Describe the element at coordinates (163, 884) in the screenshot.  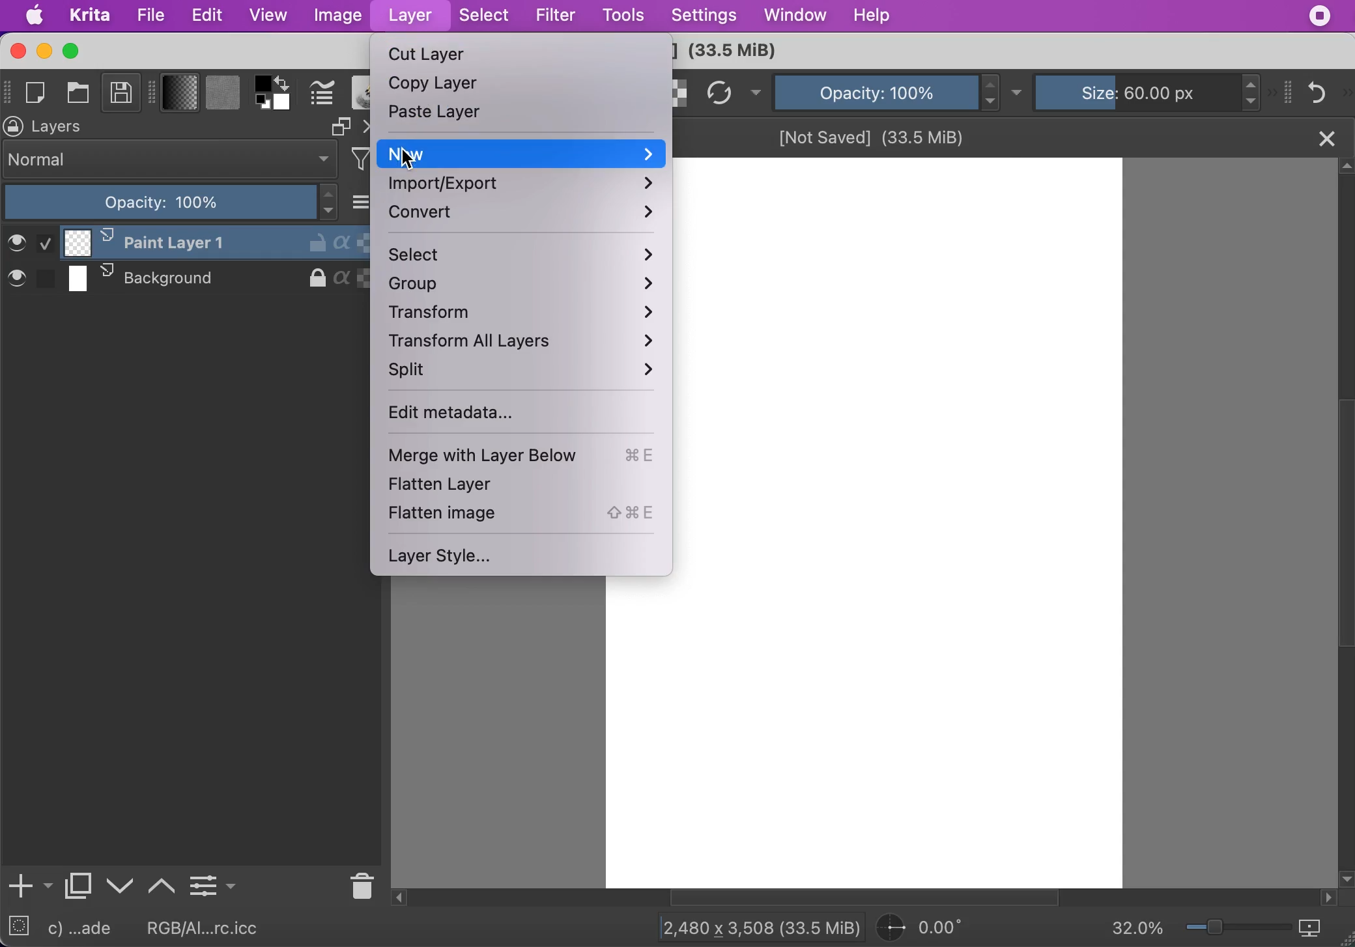
I see `move layer or mask up` at that location.